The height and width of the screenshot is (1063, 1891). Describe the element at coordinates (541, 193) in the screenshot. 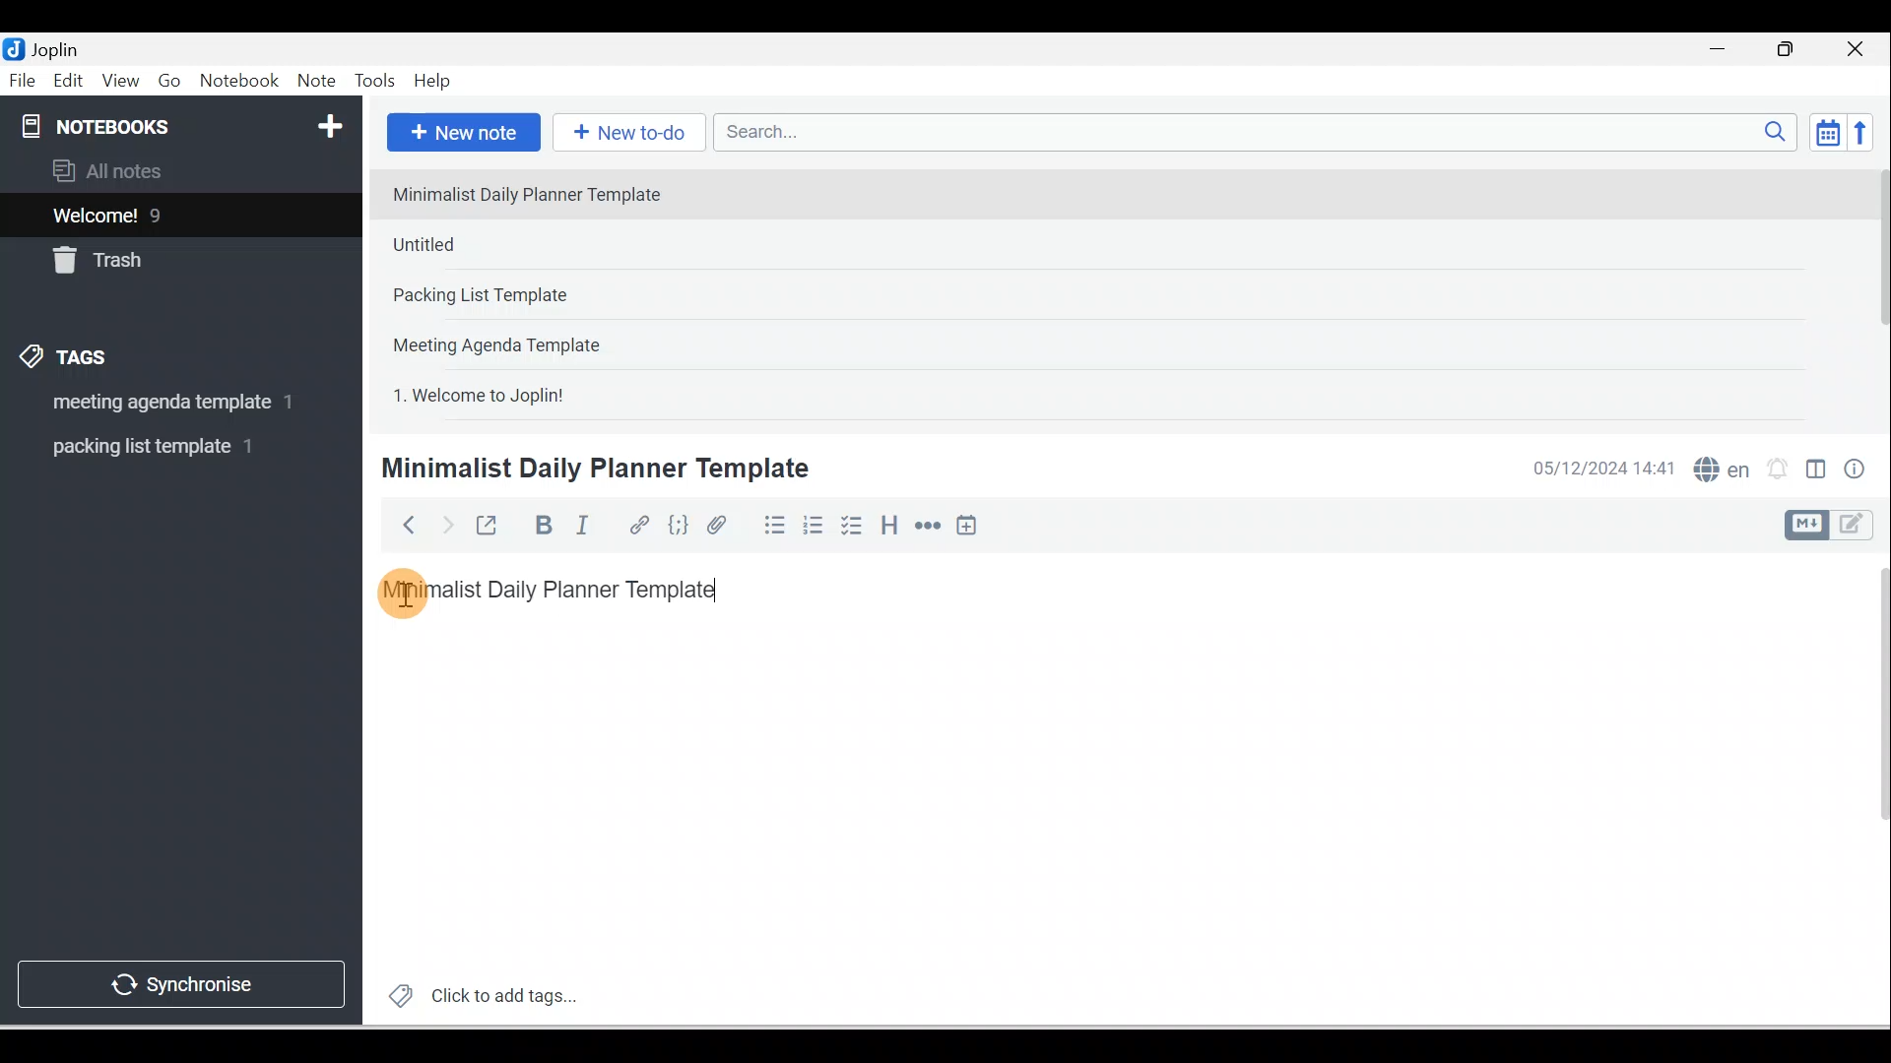

I see `Note 1` at that location.